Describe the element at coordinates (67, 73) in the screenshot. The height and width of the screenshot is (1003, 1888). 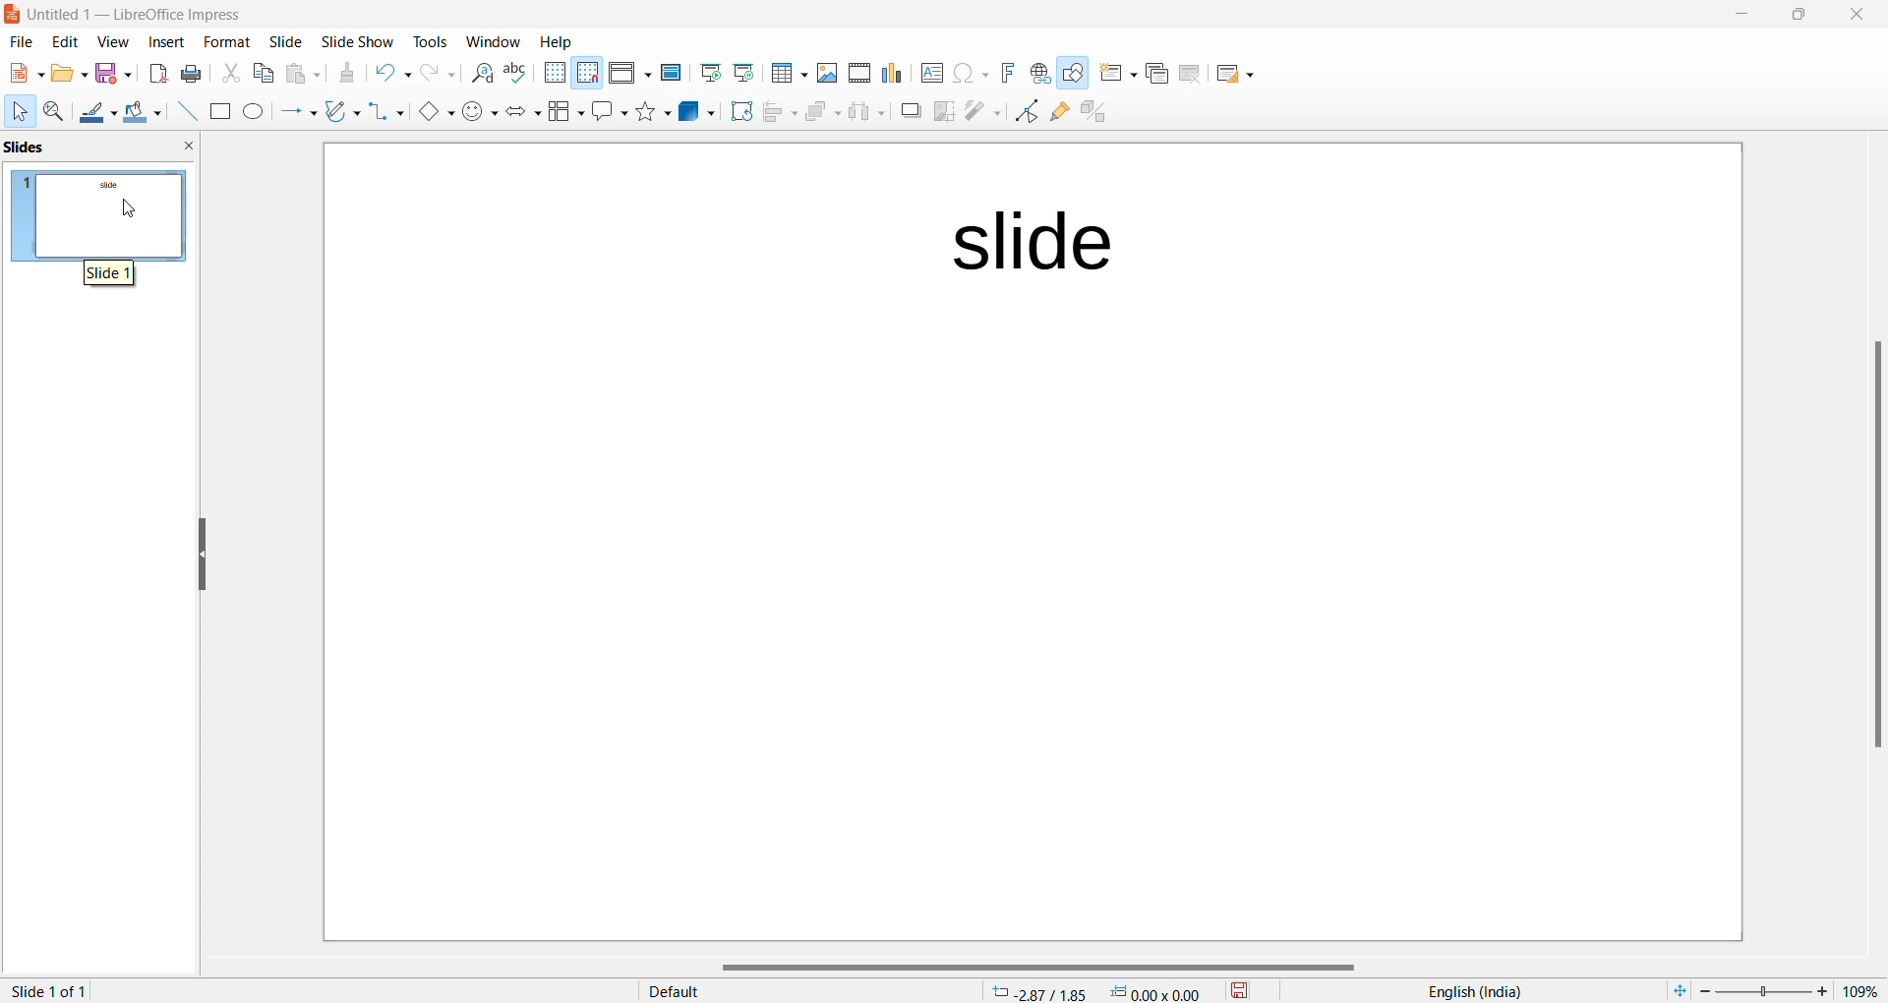
I see `New file` at that location.